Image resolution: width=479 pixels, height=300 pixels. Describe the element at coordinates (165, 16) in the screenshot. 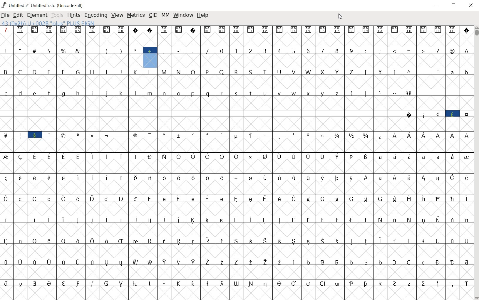

I see `mm` at that location.